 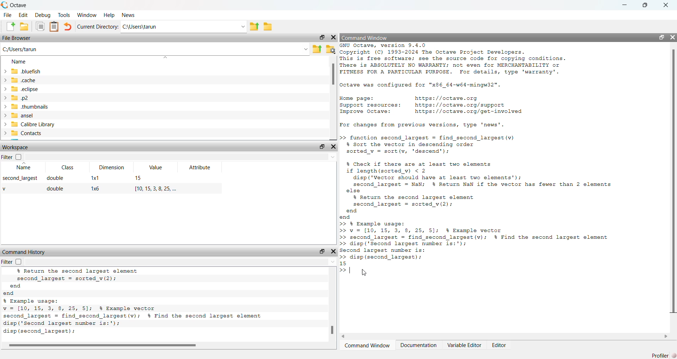 What do you see at coordinates (183, 157) in the screenshot?
I see `filter input field` at bounding box center [183, 157].